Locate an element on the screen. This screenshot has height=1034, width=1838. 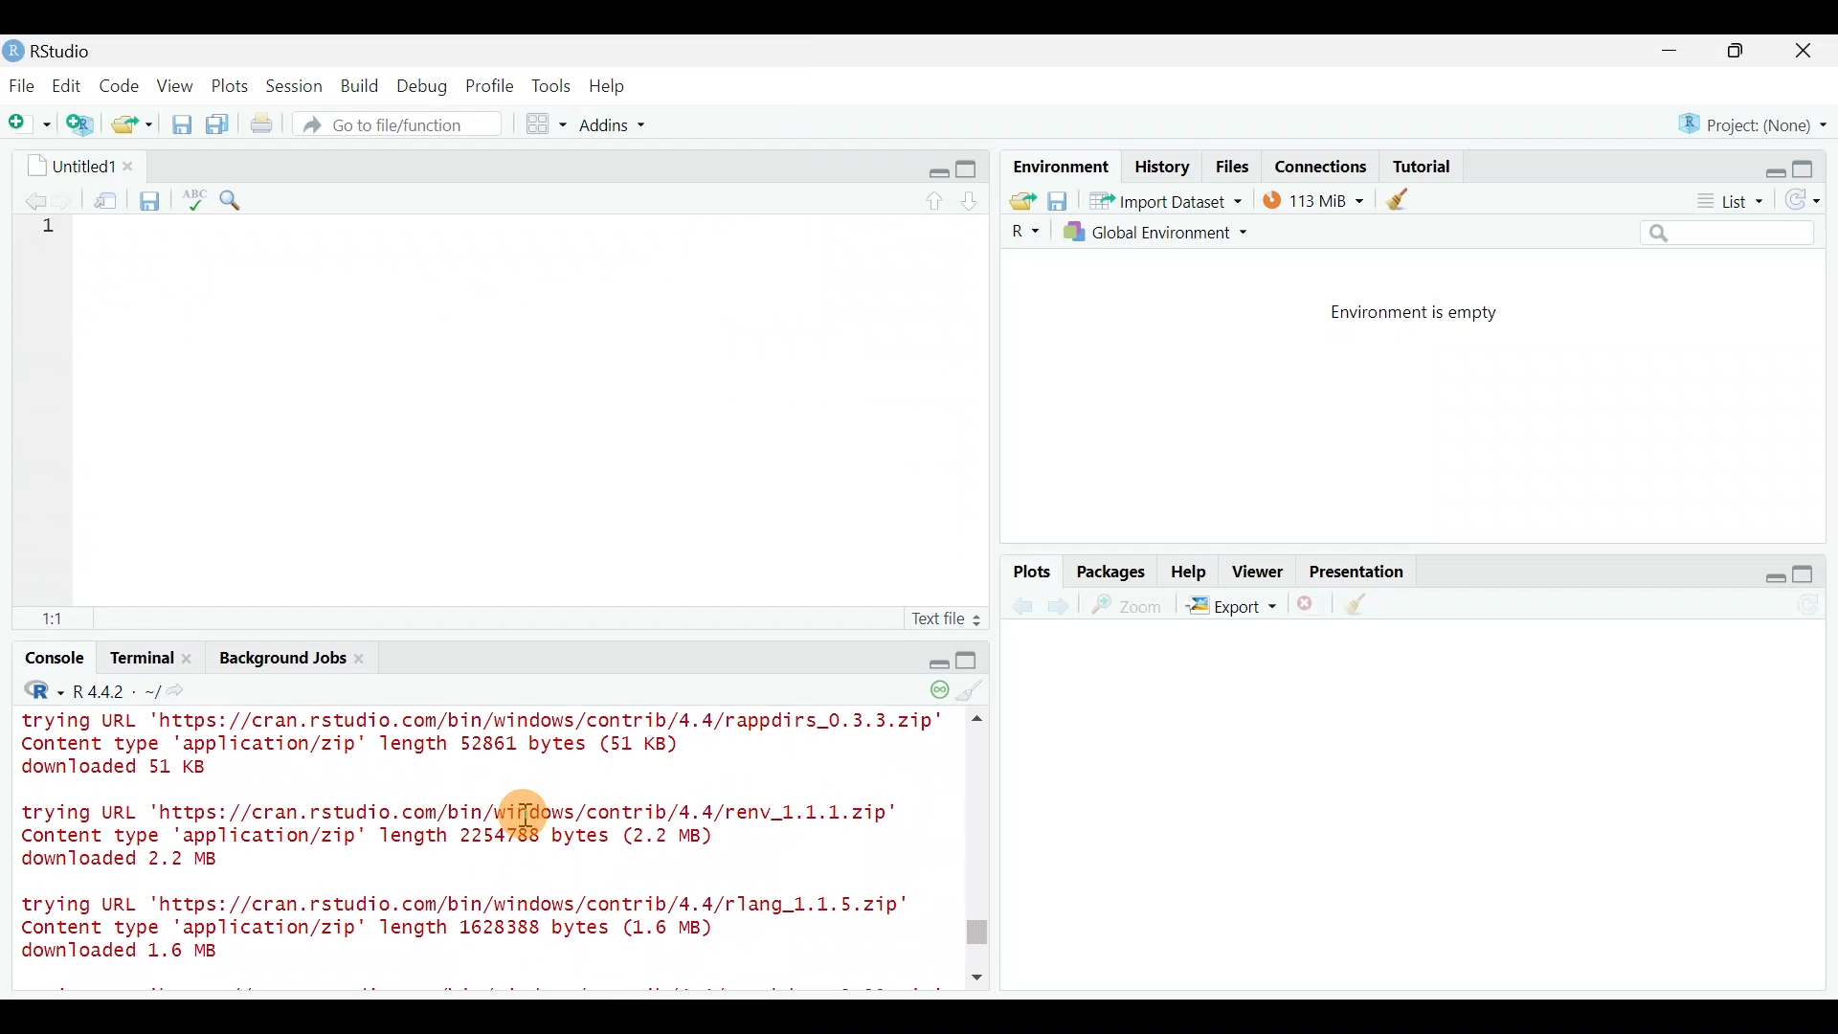
close background jobs is located at coordinates (366, 658).